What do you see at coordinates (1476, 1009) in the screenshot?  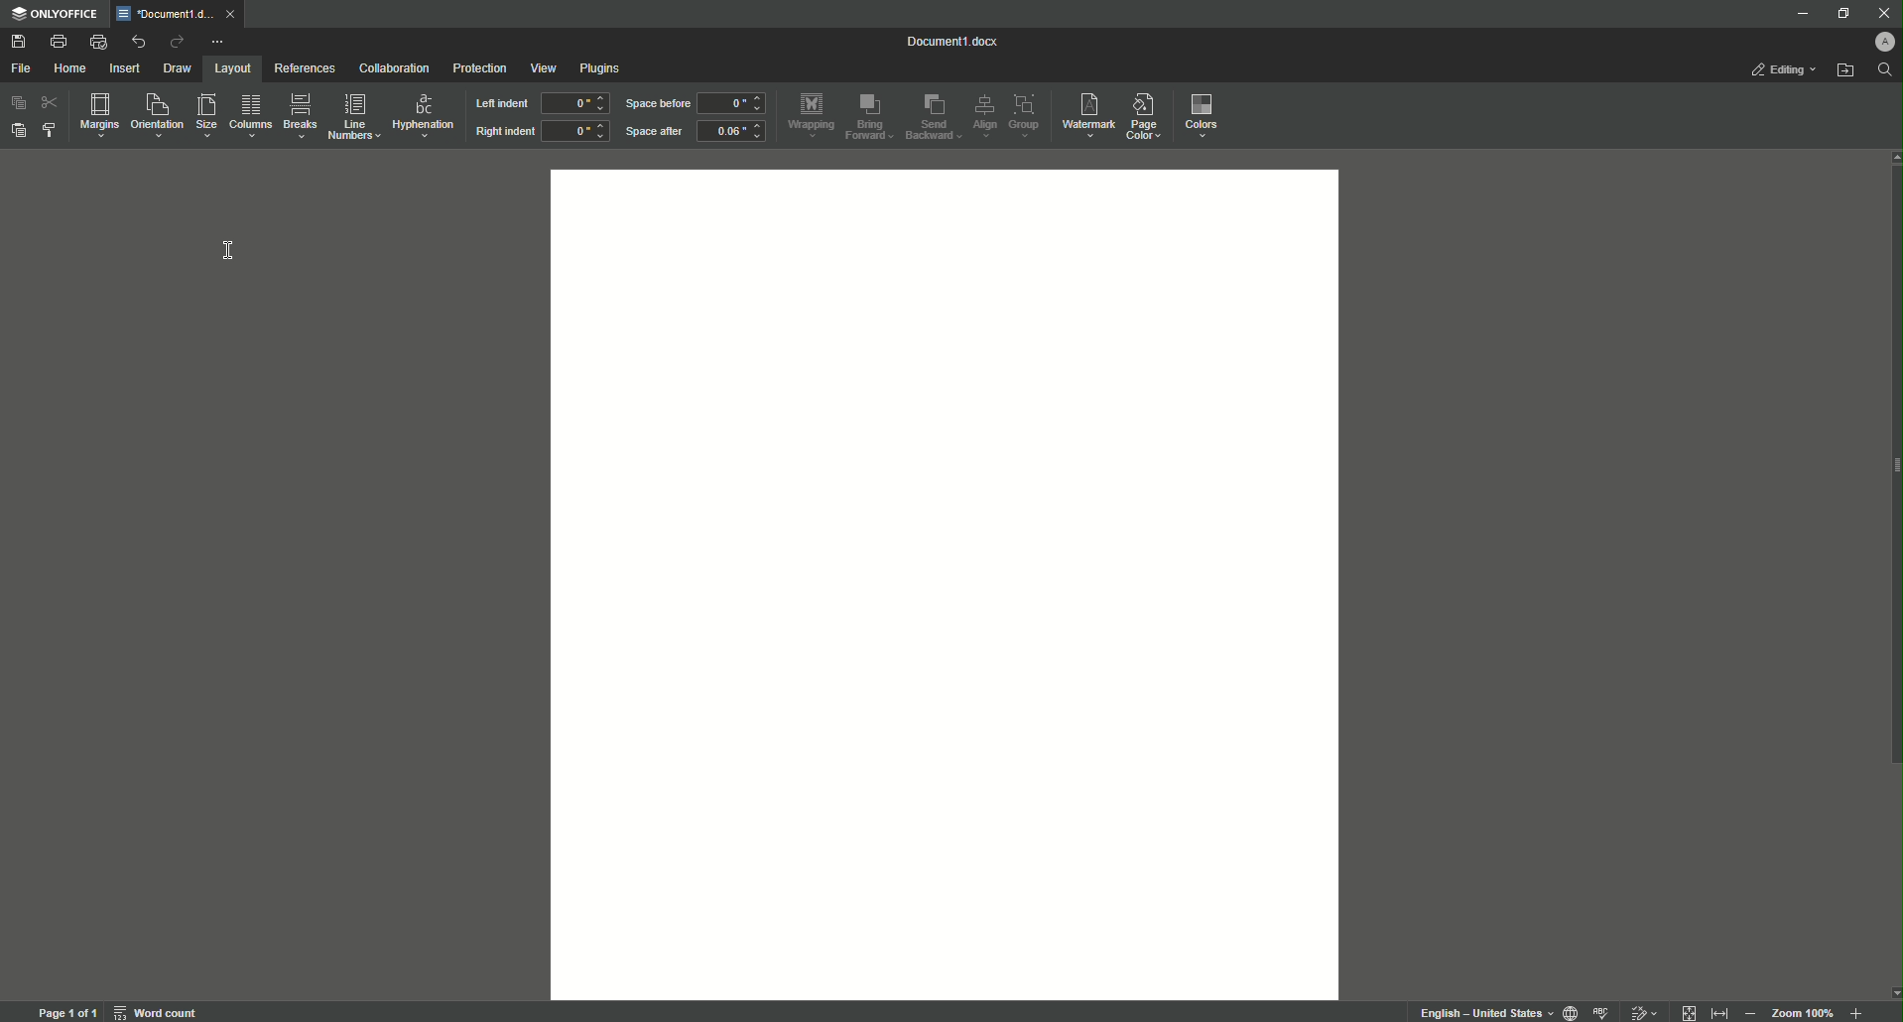 I see `English - United States` at bounding box center [1476, 1009].